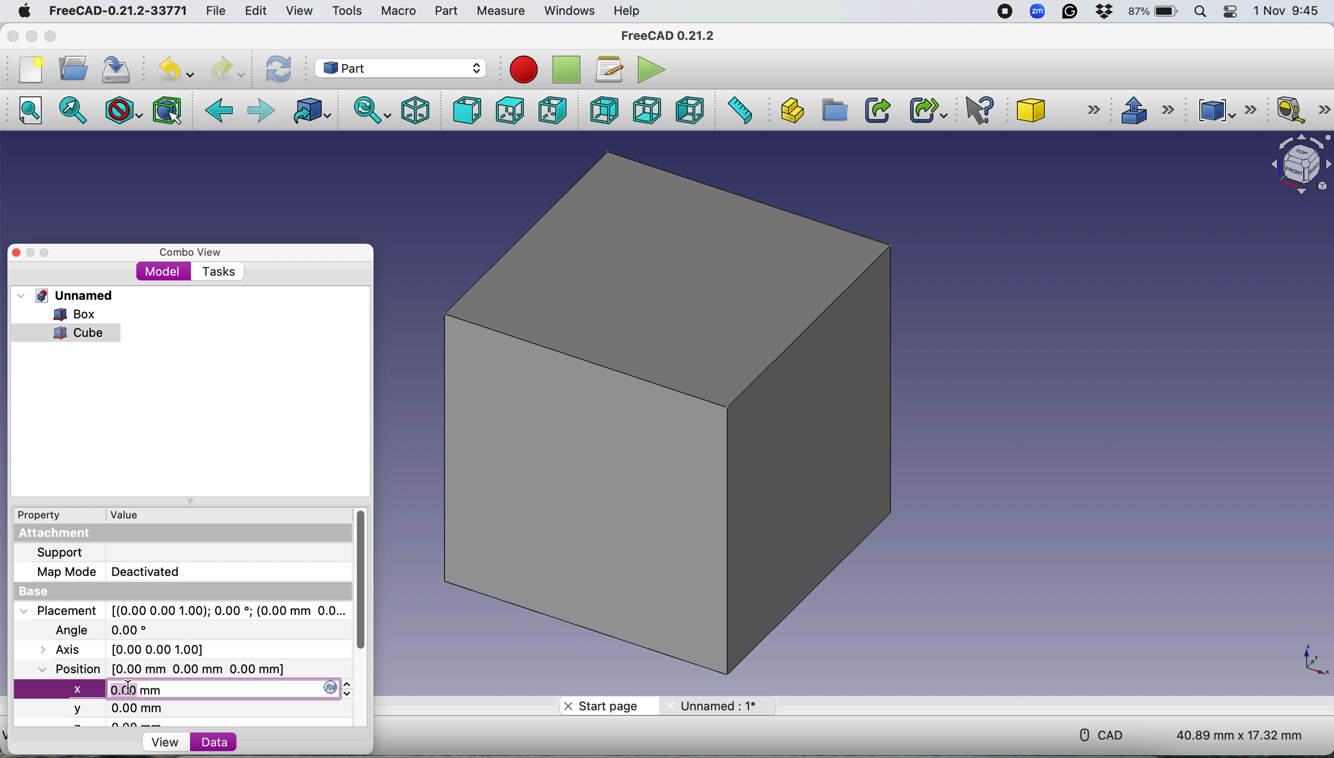  Describe the element at coordinates (601, 110) in the screenshot. I see `Rear` at that location.